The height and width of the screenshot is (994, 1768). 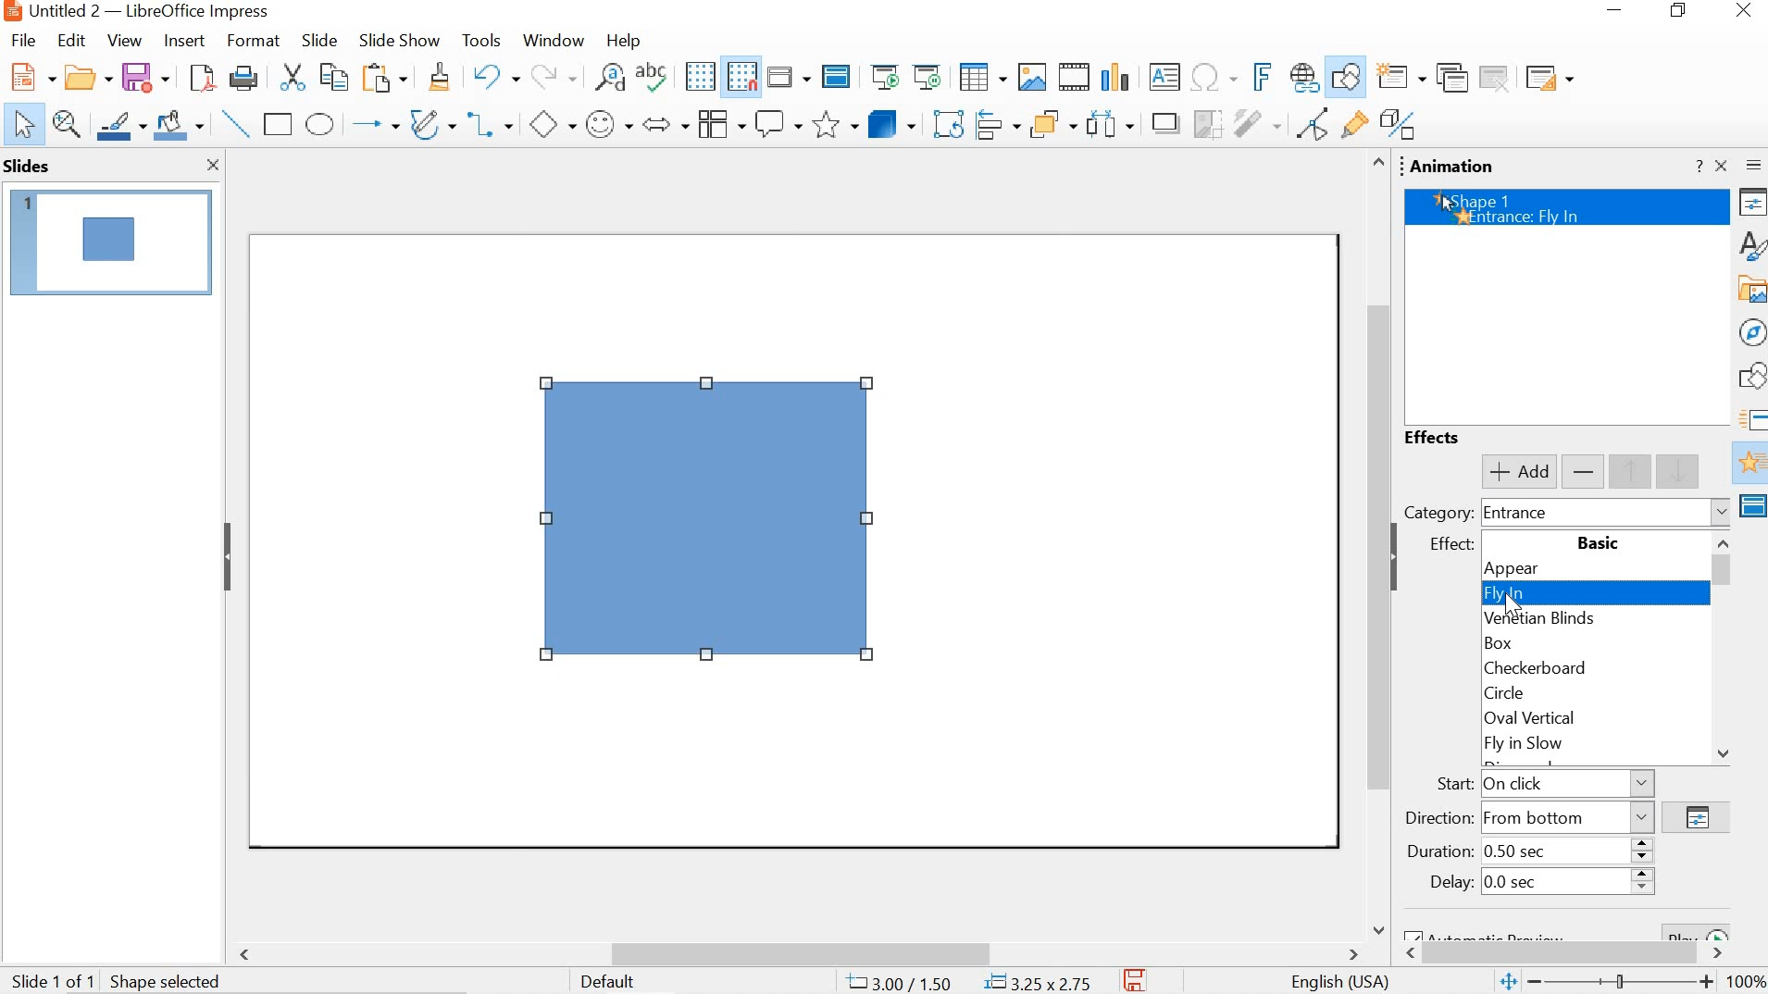 What do you see at coordinates (1751, 243) in the screenshot?
I see `styles` at bounding box center [1751, 243].